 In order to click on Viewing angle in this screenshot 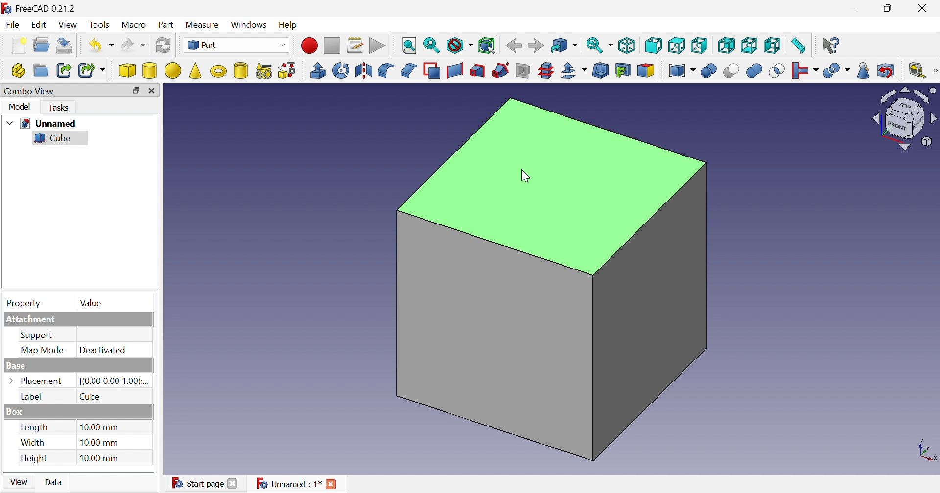, I will do `click(902, 119)`.